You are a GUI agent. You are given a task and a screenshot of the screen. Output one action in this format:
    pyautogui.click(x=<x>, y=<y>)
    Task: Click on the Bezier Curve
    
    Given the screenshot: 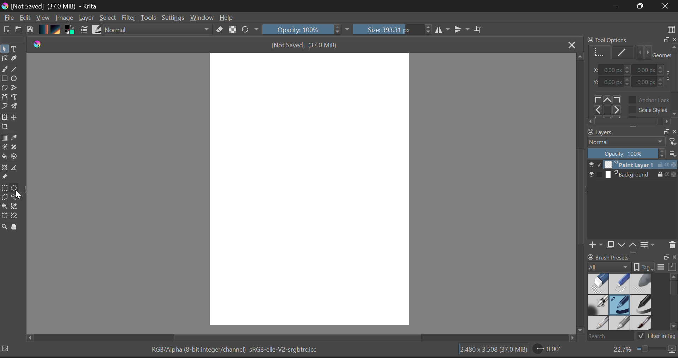 What is the action you would take?
    pyautogui.click(x=5, y=216)
    